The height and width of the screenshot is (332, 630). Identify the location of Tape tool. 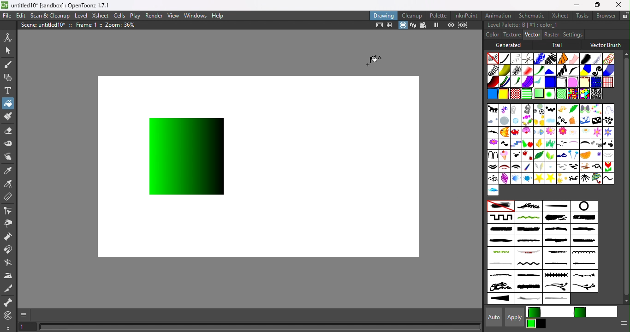
(9, 145).